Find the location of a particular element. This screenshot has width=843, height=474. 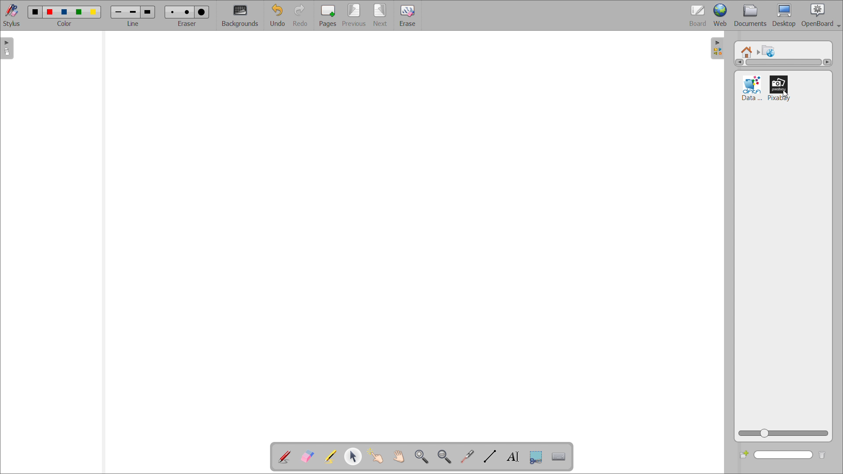

Large line is located at coordinates (148, 11).